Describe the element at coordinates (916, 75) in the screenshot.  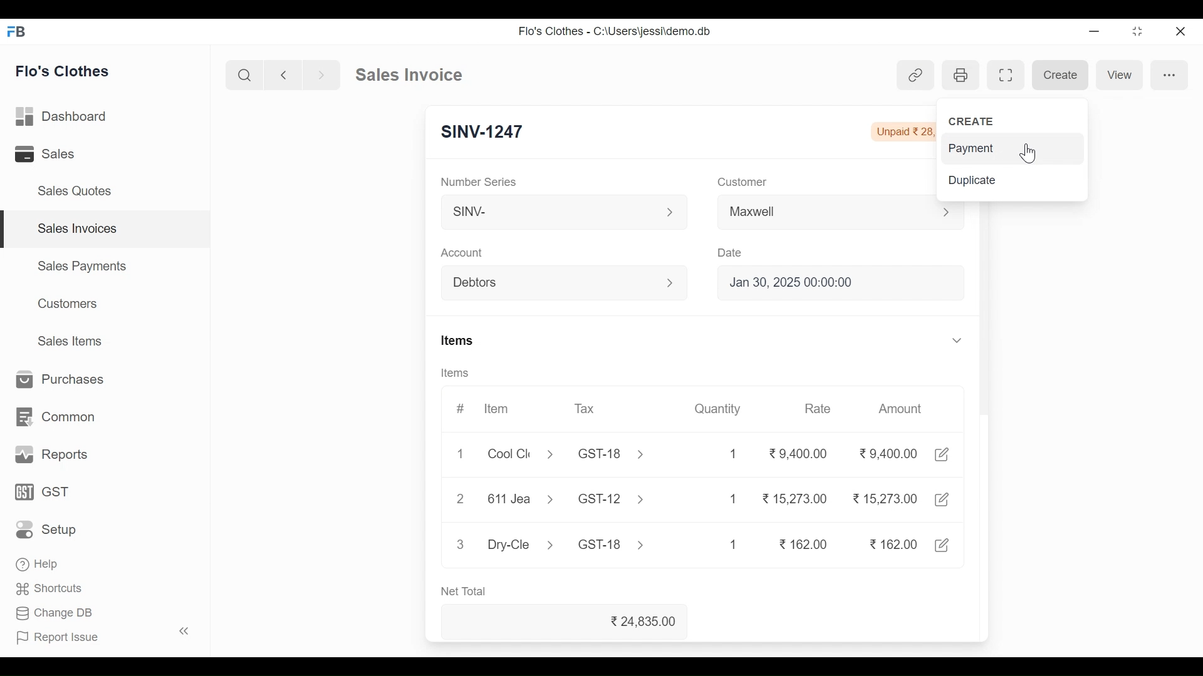
I see `View link references` at that location.